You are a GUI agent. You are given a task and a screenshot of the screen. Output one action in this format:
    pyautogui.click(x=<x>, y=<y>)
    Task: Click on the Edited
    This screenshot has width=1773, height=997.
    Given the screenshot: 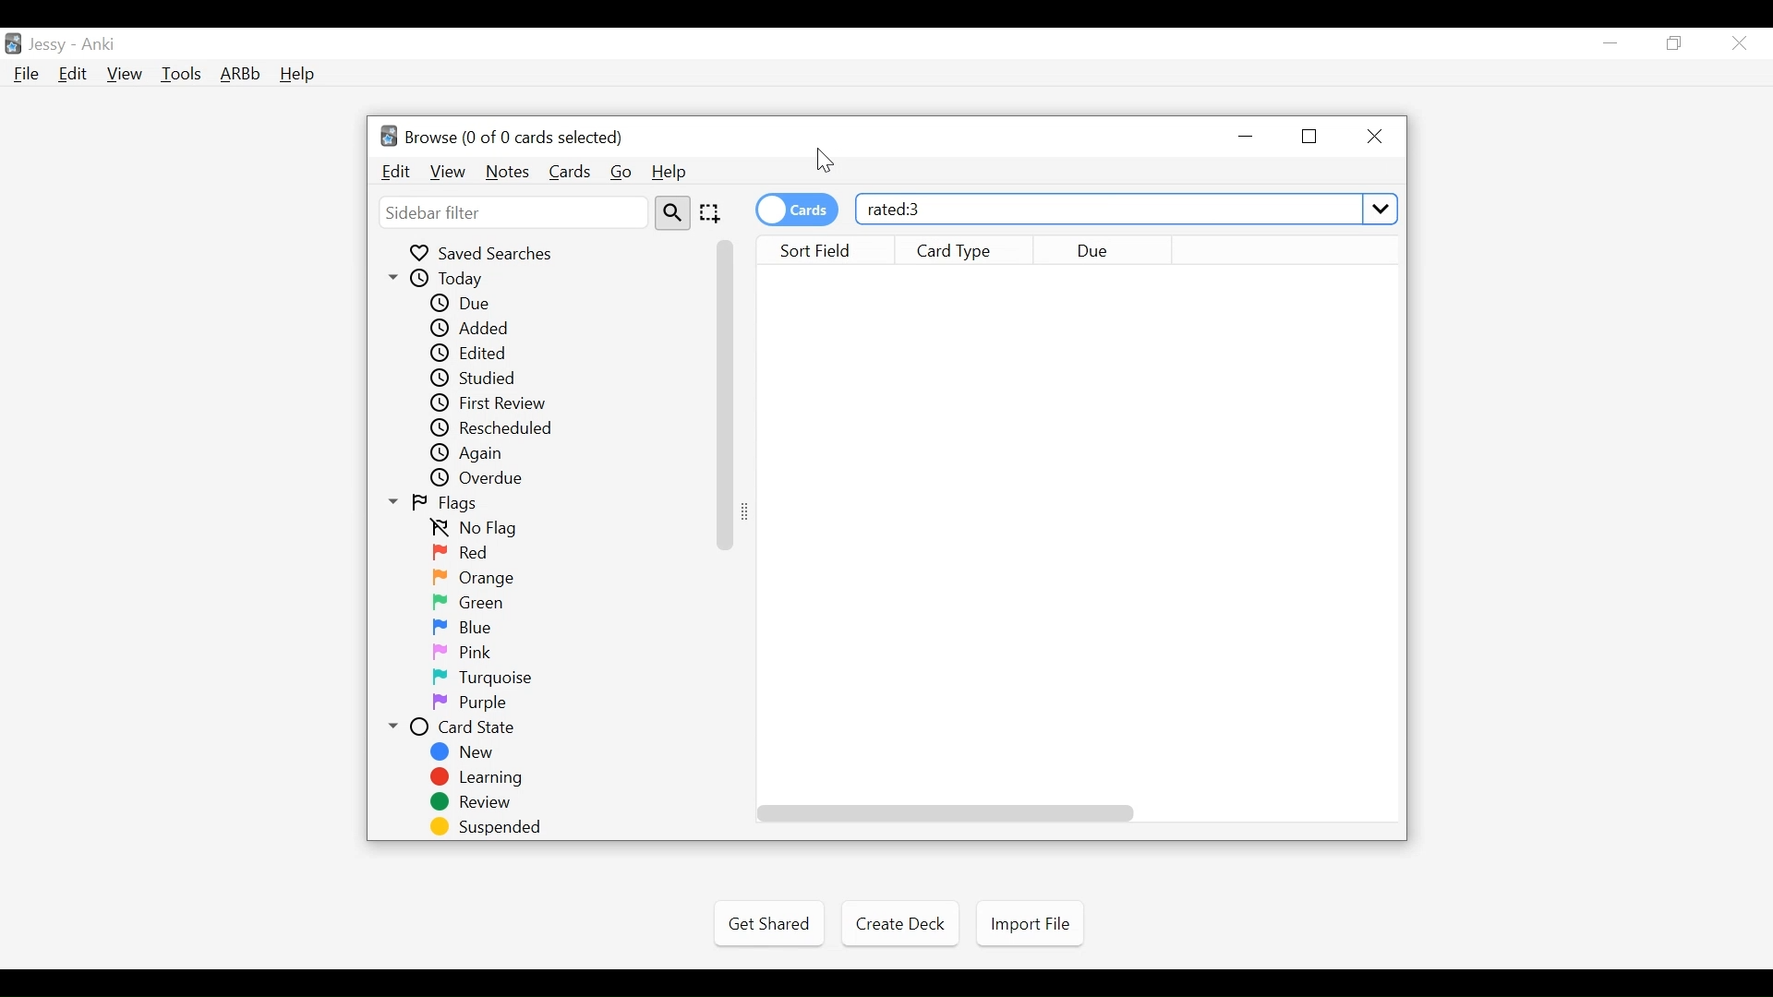 What is the action you would take?
    pyautogui.click(x=477, y=353)
    